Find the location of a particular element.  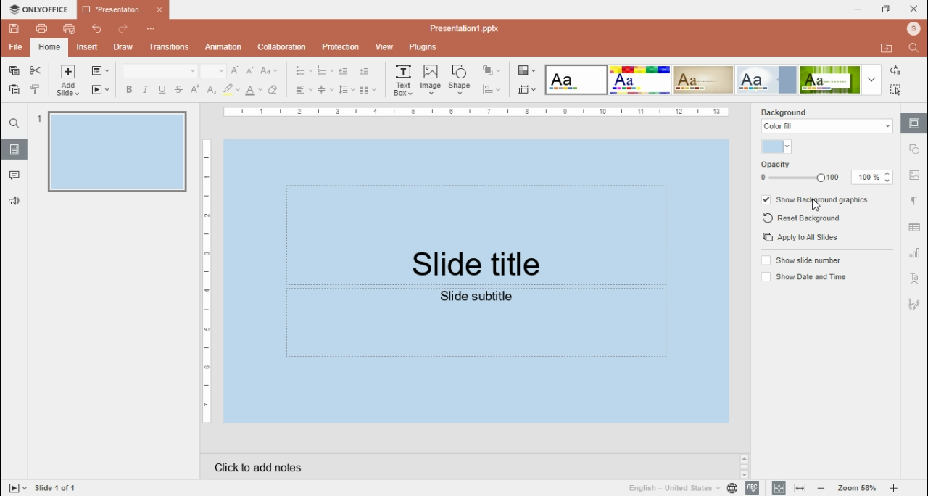

language is located at coordinates (672, 488).